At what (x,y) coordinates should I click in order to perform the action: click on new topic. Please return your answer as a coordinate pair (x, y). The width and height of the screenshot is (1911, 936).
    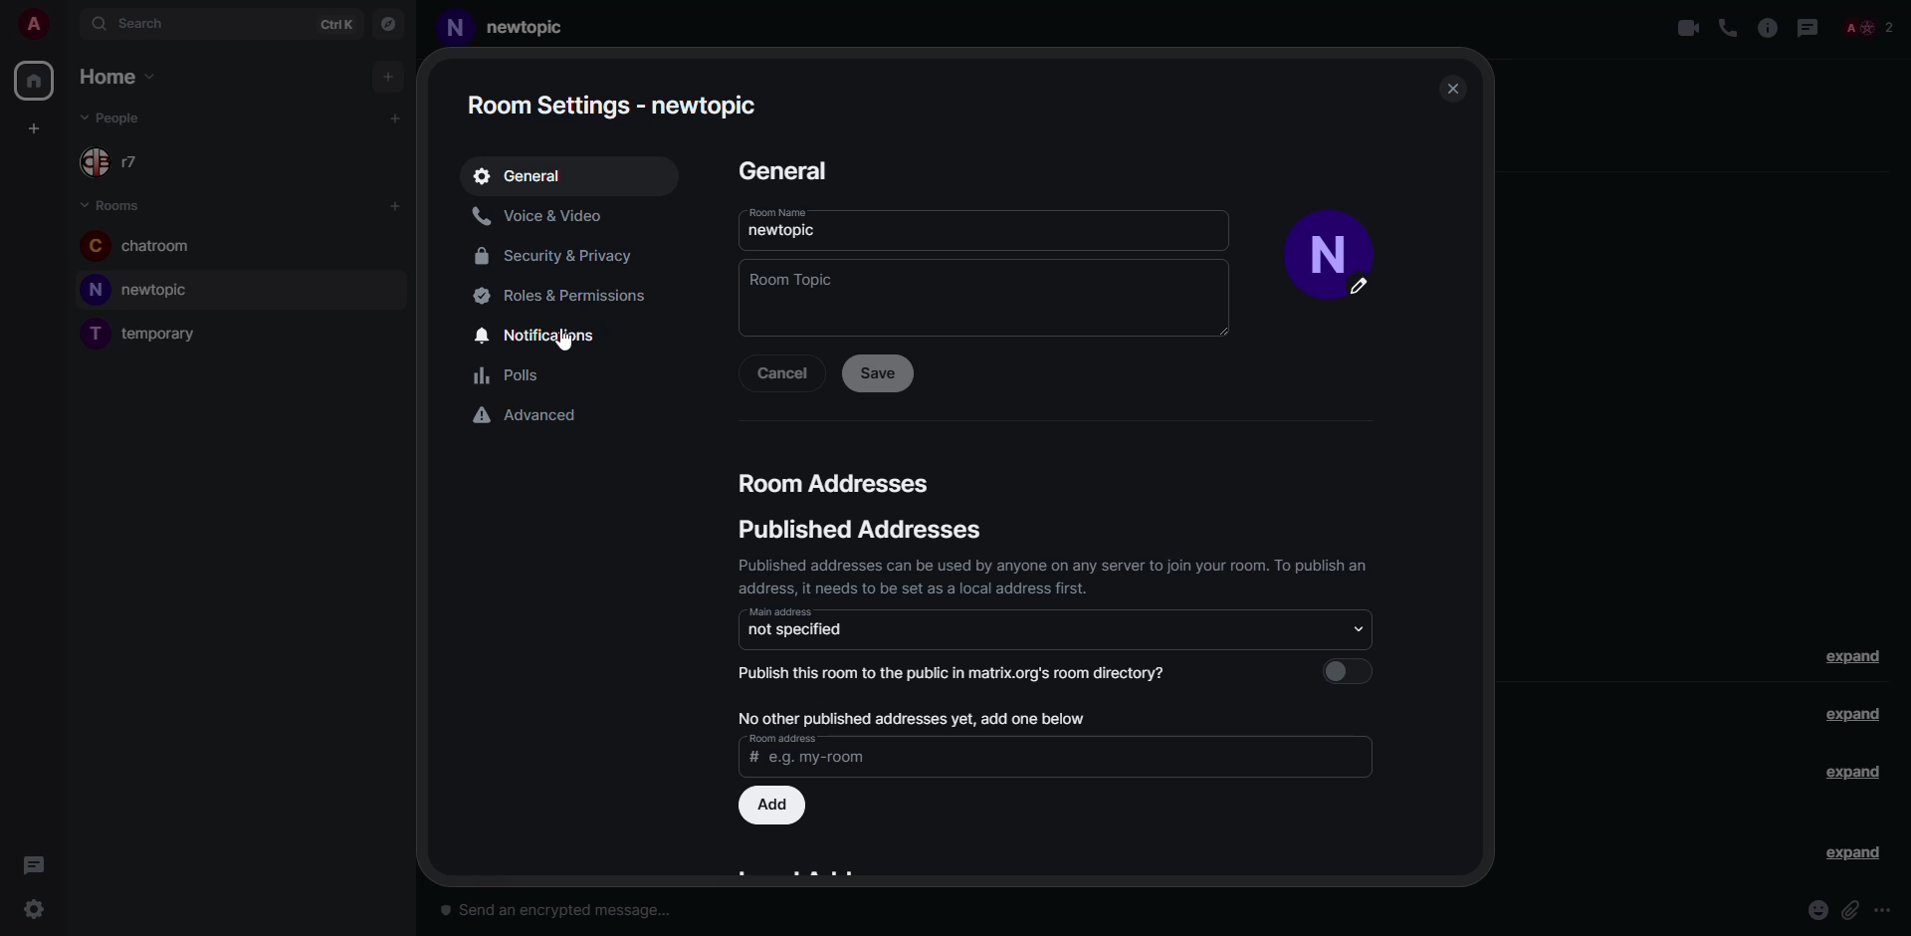
    Looking at the image, I should click on (141, 288).